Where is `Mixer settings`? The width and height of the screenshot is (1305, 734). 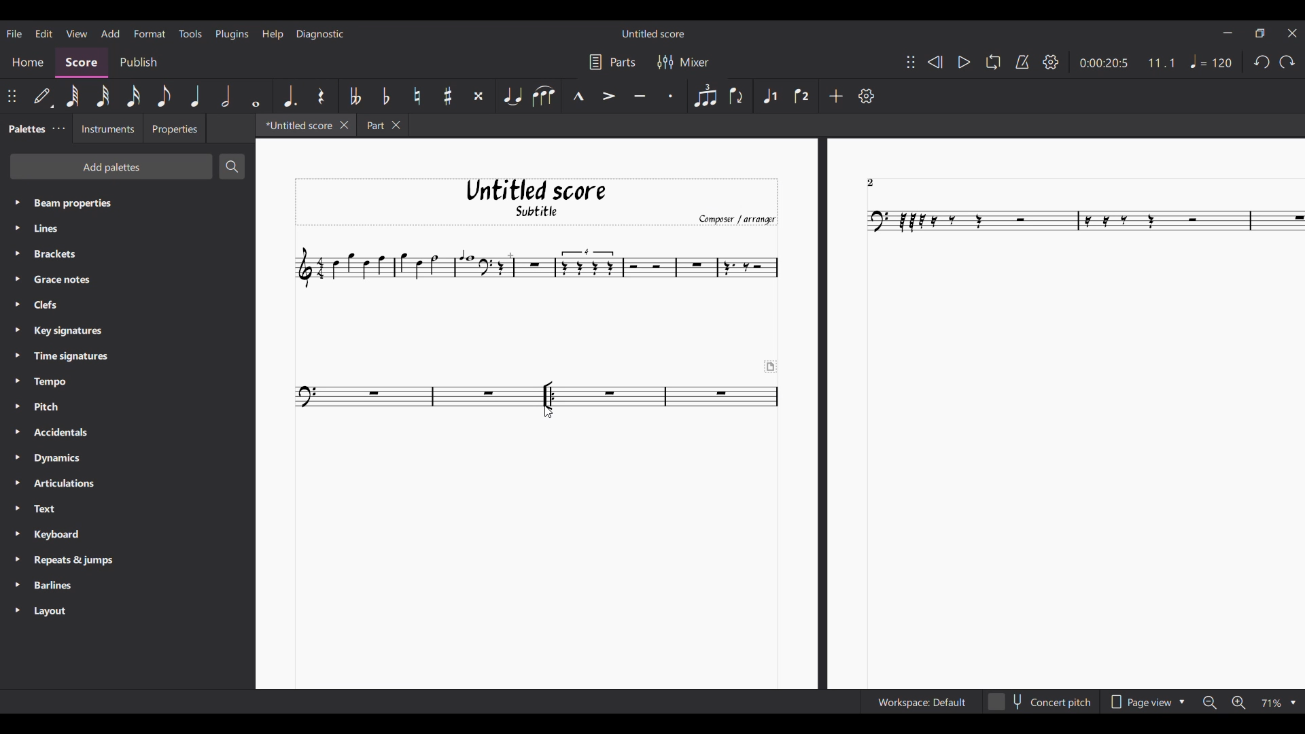
Mixer settings is located at coordinates (684, 63).